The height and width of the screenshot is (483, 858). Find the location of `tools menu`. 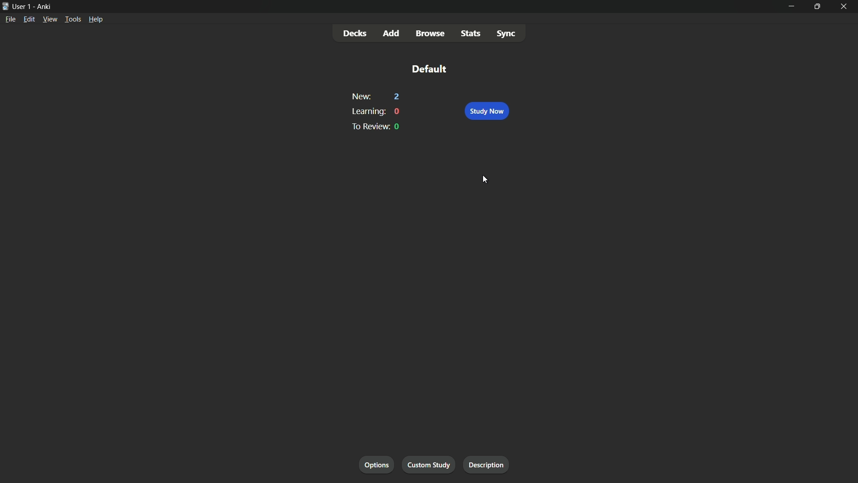

tools menu is located at coordinates (71, 19).